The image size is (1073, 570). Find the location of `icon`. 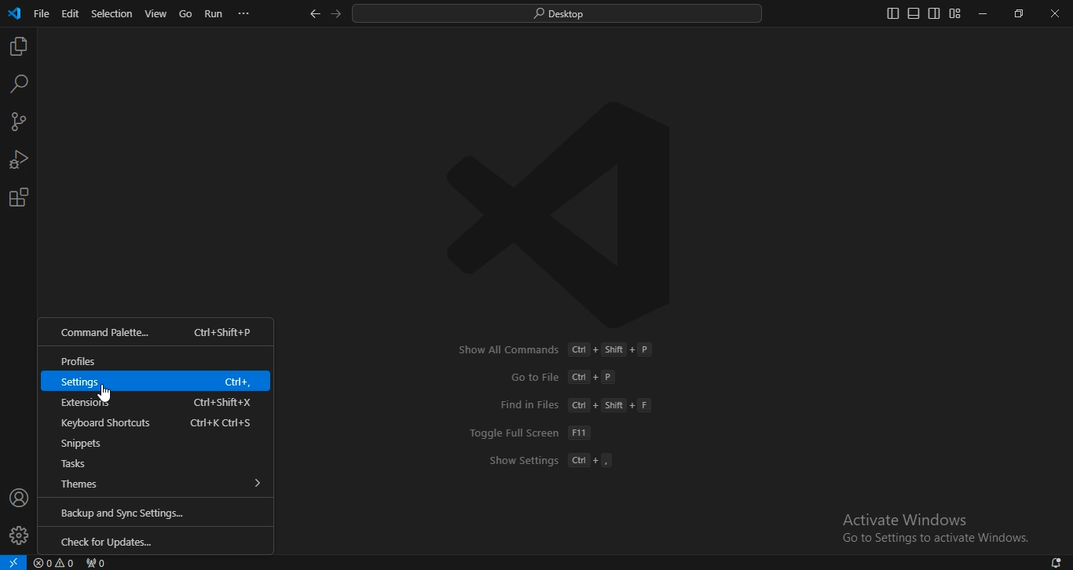

icon is located at coordinates (16, 15).